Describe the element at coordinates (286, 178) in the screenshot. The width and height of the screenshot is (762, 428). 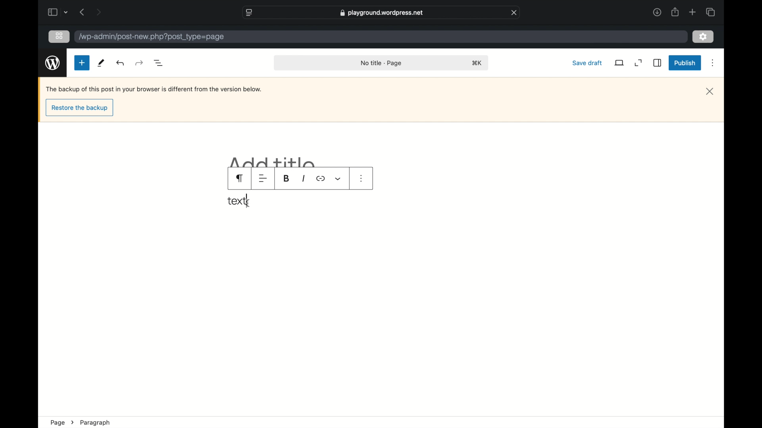
I see `bold` at that location.